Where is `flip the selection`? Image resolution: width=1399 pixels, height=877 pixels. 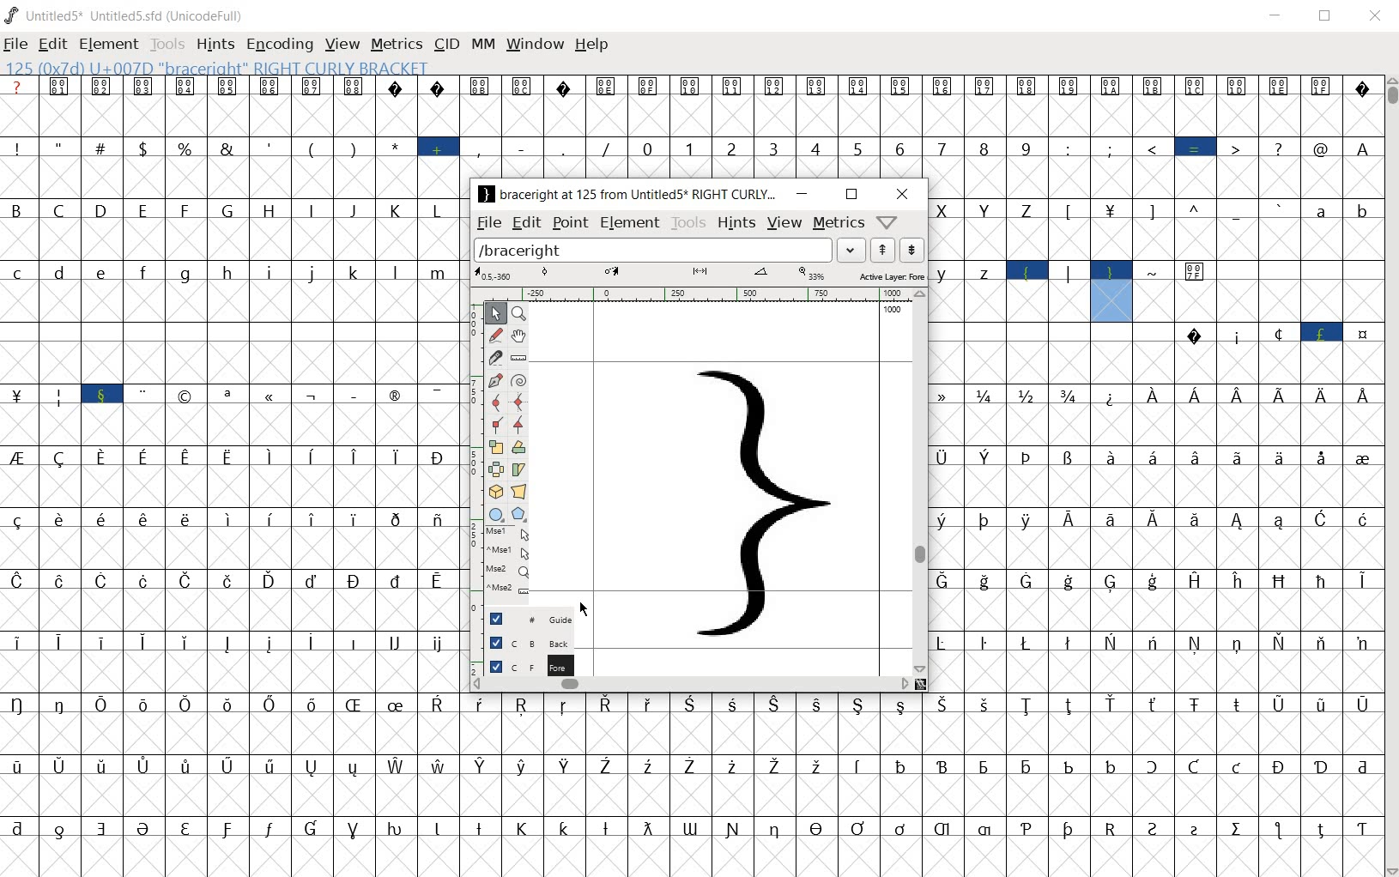 flip the selection is located at coordinates (495, 469).